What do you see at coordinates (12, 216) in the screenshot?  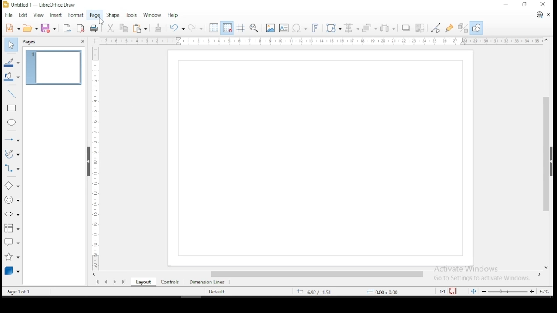 I see `block arrows` at bounding box center [12, 216].